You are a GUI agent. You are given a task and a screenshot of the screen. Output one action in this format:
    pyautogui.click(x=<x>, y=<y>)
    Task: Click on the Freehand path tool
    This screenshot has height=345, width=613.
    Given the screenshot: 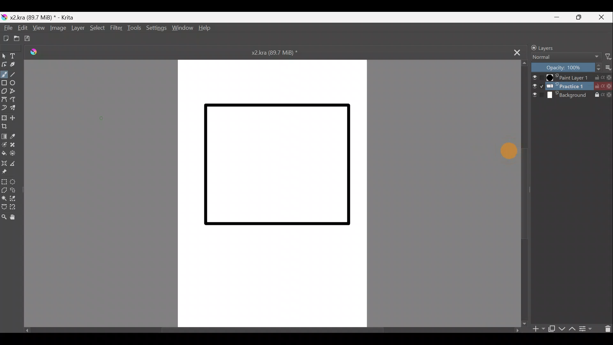 What is the action you would take?
    pyautogui.click(x=14, y=100)
    